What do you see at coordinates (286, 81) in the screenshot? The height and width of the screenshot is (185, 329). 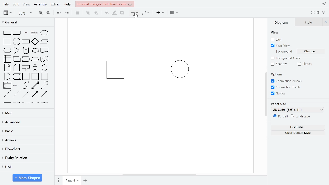 I see `connection arrows` at bounding box center [286, 81].